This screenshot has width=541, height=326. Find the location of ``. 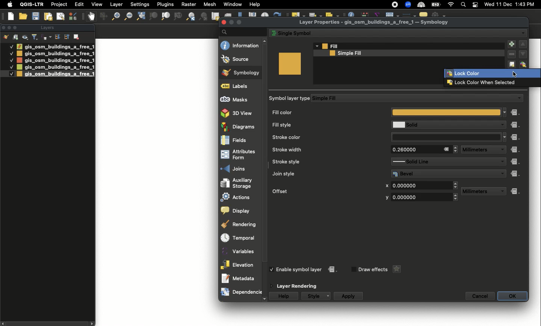

 is located at coordinates (515, 162).